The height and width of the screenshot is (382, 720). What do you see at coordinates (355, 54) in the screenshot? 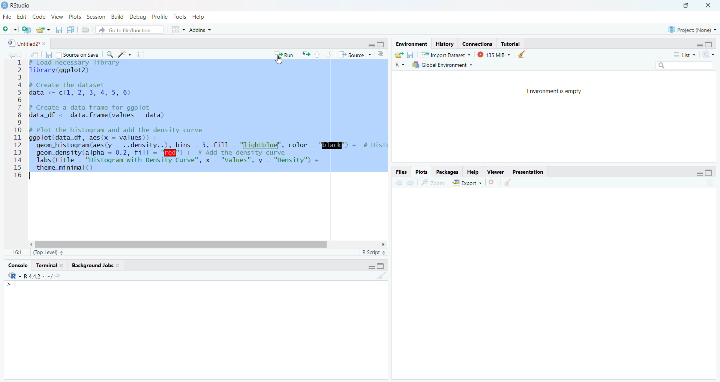
I see `Source` at bounding box center [355, 54].